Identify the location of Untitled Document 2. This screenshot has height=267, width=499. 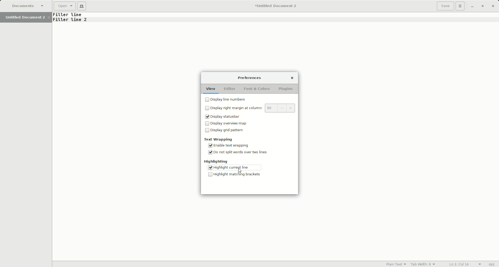
(28, 17).